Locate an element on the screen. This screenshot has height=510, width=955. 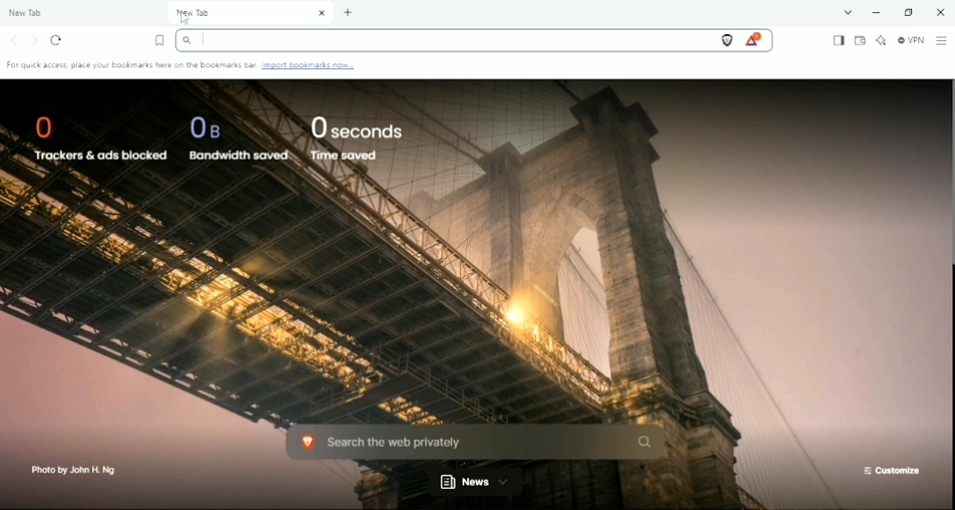
0 Trackers & ads blocked is located at coordinates (98, 137).